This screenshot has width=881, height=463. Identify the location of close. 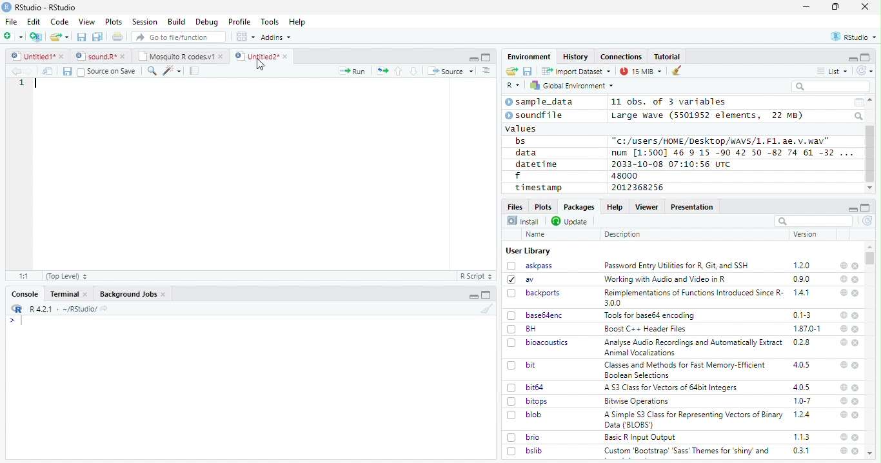
(855, 451).